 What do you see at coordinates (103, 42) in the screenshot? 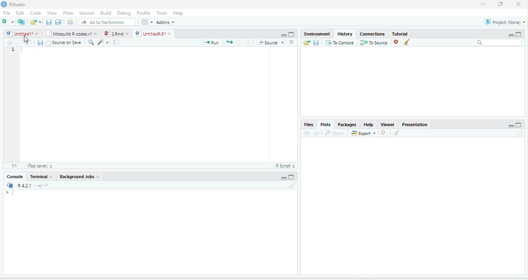
I see `Code tools` at bounding box center [103, 42].